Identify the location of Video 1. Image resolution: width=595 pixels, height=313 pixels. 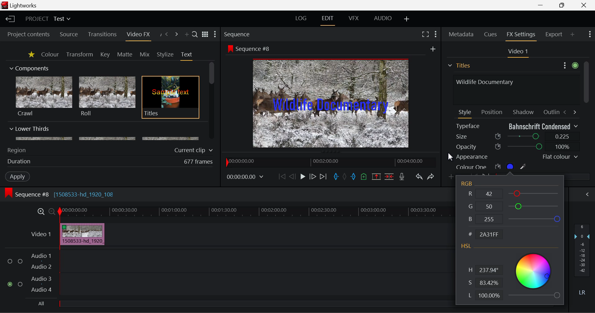
(42, 234).